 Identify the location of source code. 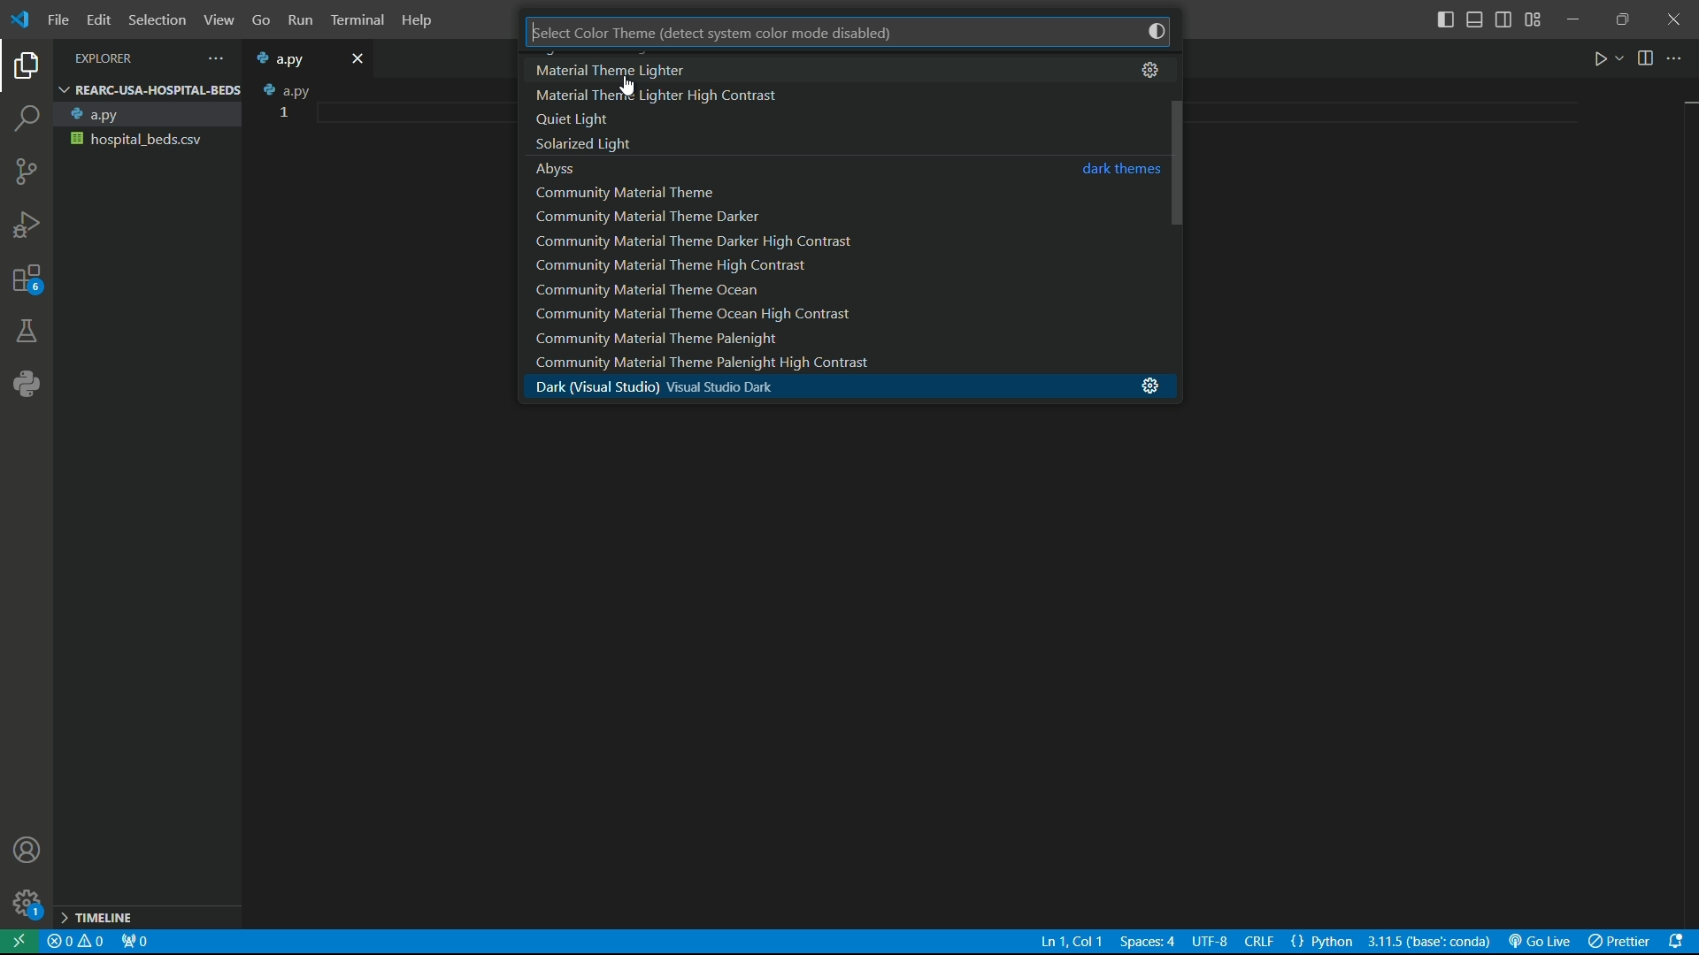
(26, 175).